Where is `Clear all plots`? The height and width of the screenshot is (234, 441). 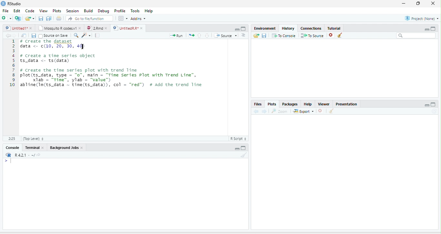 Clear all plots is located at coordinates (332, 111).